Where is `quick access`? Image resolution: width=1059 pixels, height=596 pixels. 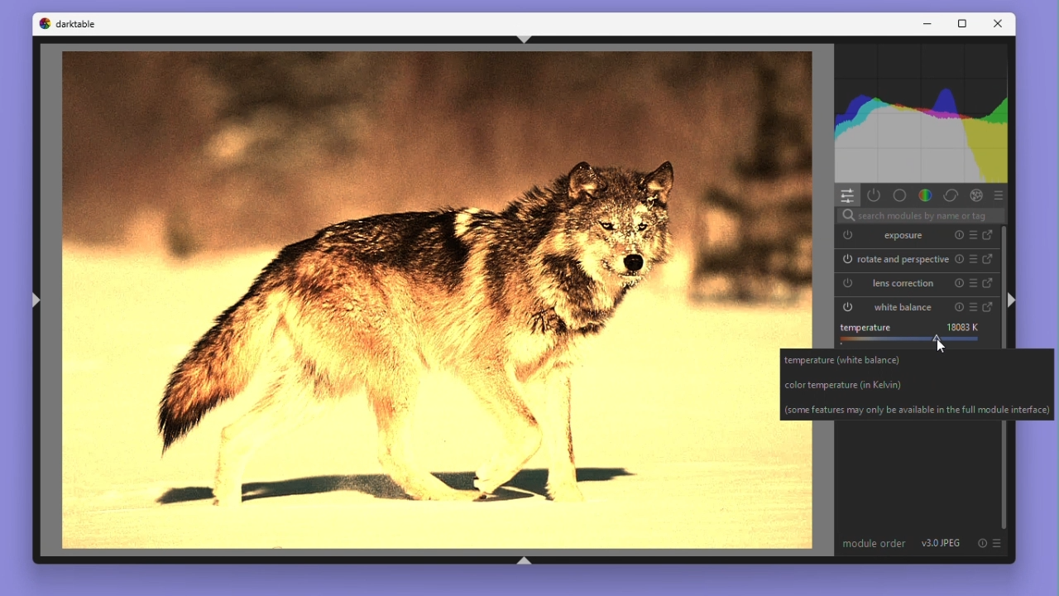 quick access is located at coordinates (848, 195).